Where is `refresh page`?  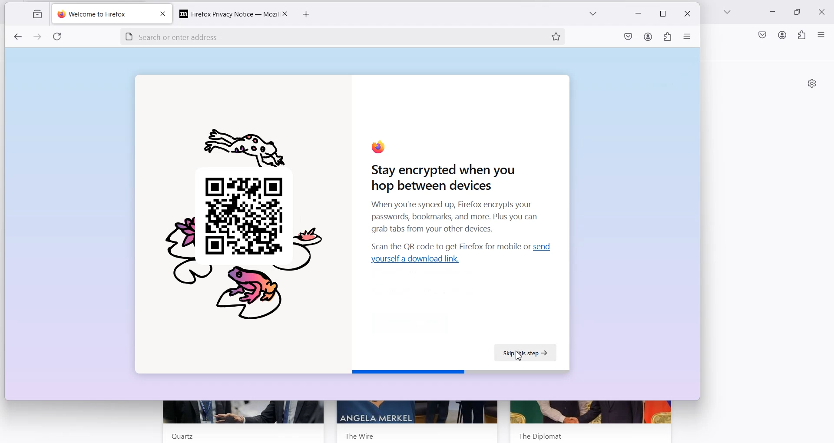 refresh page is located at coordinates (59, 38).